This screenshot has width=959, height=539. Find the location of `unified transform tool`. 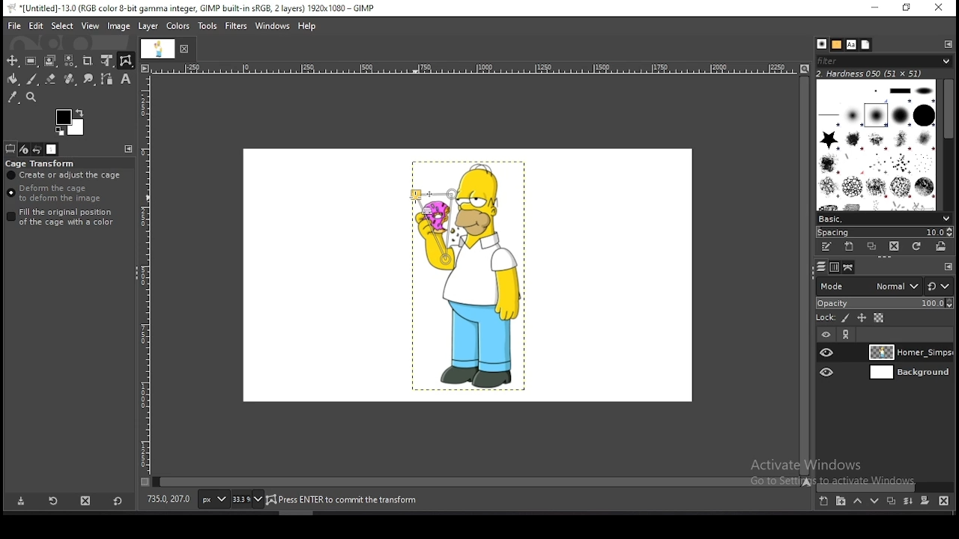

unified transform tool is located at coordinates (107, 61).